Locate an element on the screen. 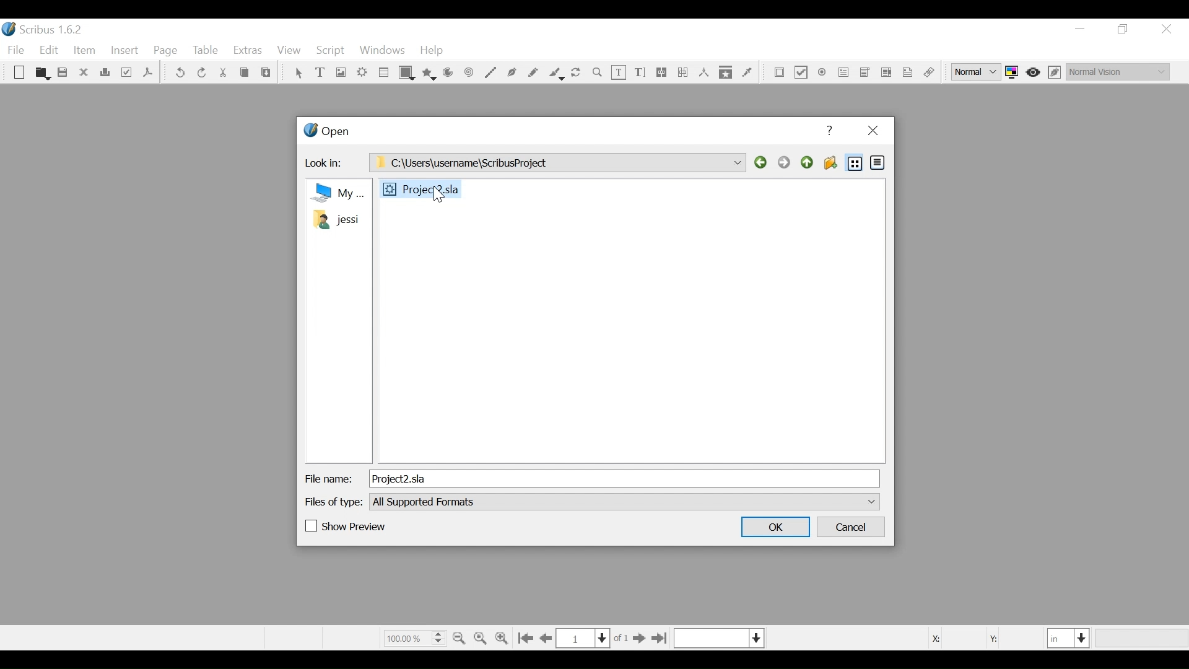 The image size is (1189, 669). Unlink Text frame is located at coordinates (682, 72).